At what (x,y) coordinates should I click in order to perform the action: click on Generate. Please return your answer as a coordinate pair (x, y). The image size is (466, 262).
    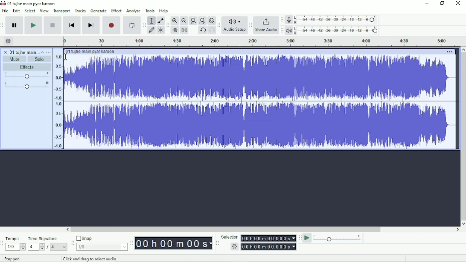
    Looking at the image, I should click on (99, 11).